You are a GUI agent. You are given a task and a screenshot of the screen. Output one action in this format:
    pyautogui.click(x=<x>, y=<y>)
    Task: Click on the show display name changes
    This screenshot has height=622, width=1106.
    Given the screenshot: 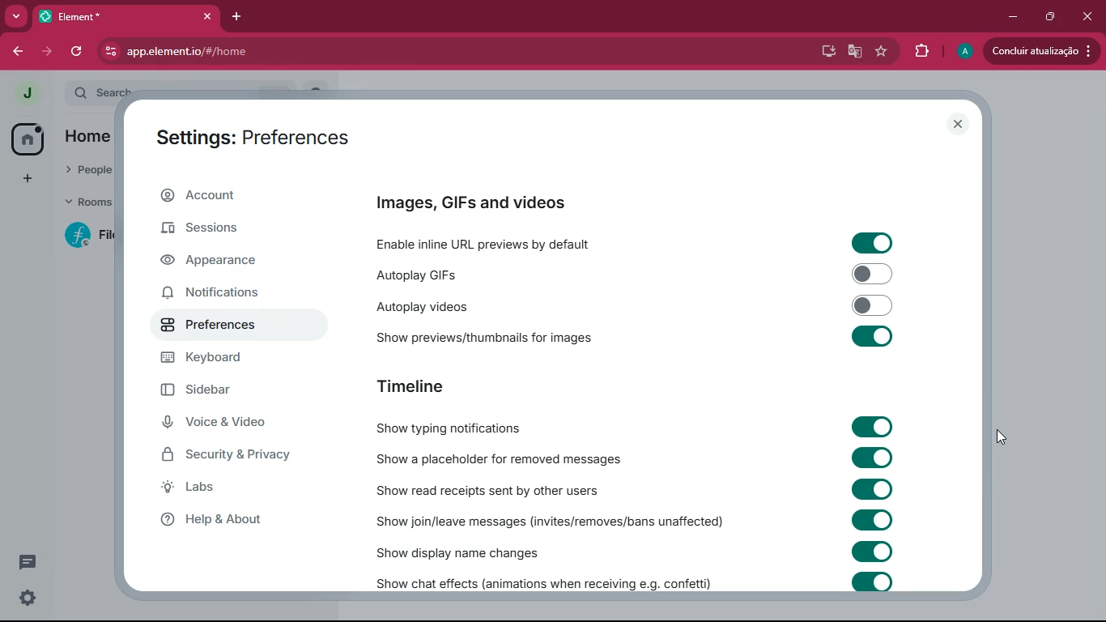 What is the action you would take?
    pyautogui.click(x=472, y=553)
    